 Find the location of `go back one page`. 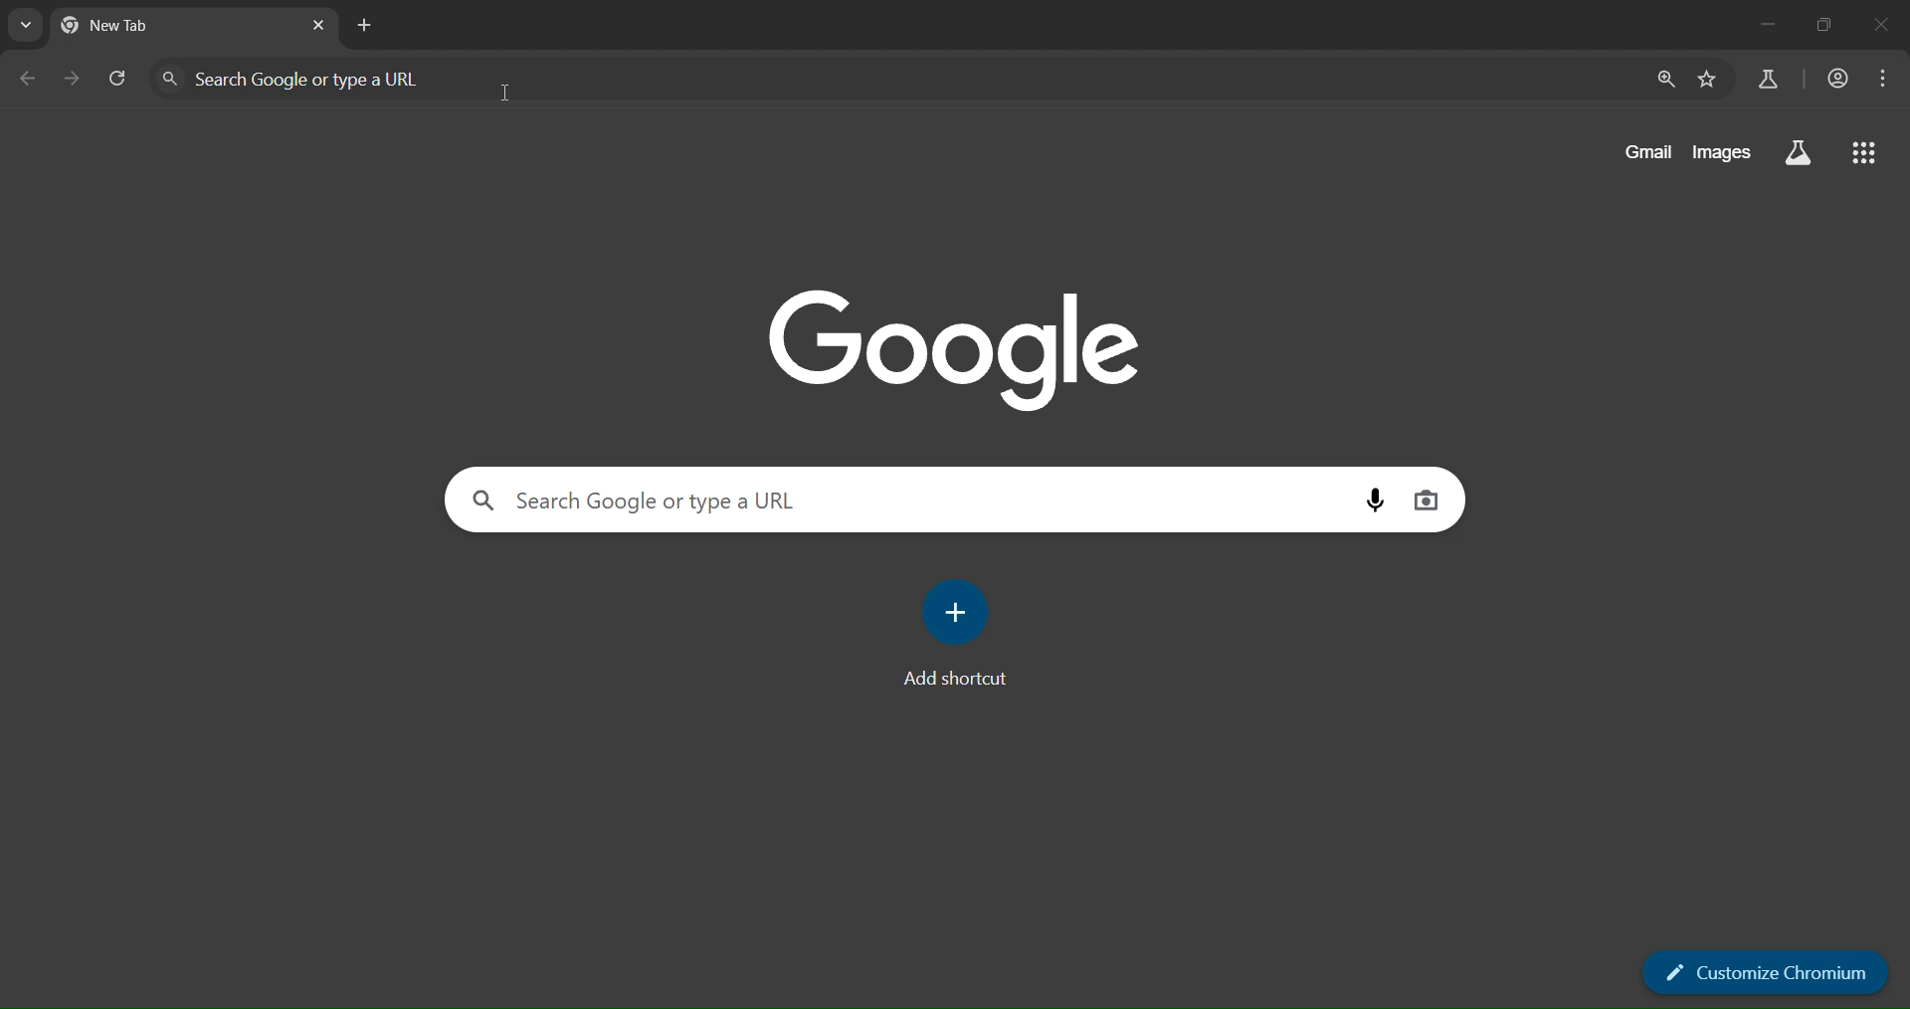

go back one page is located at coordinates (29, 80).